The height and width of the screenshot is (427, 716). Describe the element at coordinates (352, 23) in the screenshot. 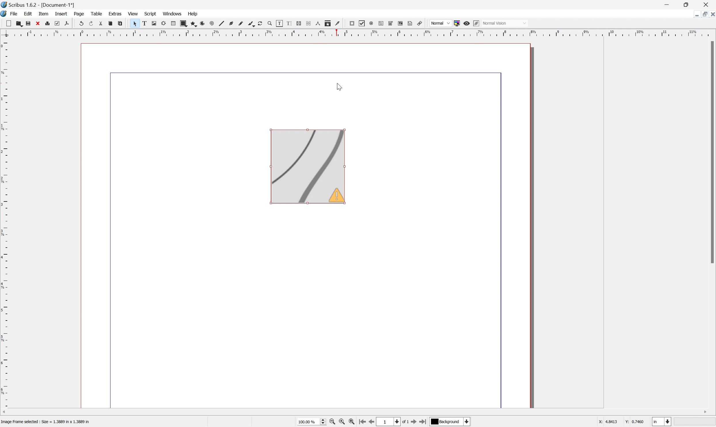

I see `PDF push button` at that location.